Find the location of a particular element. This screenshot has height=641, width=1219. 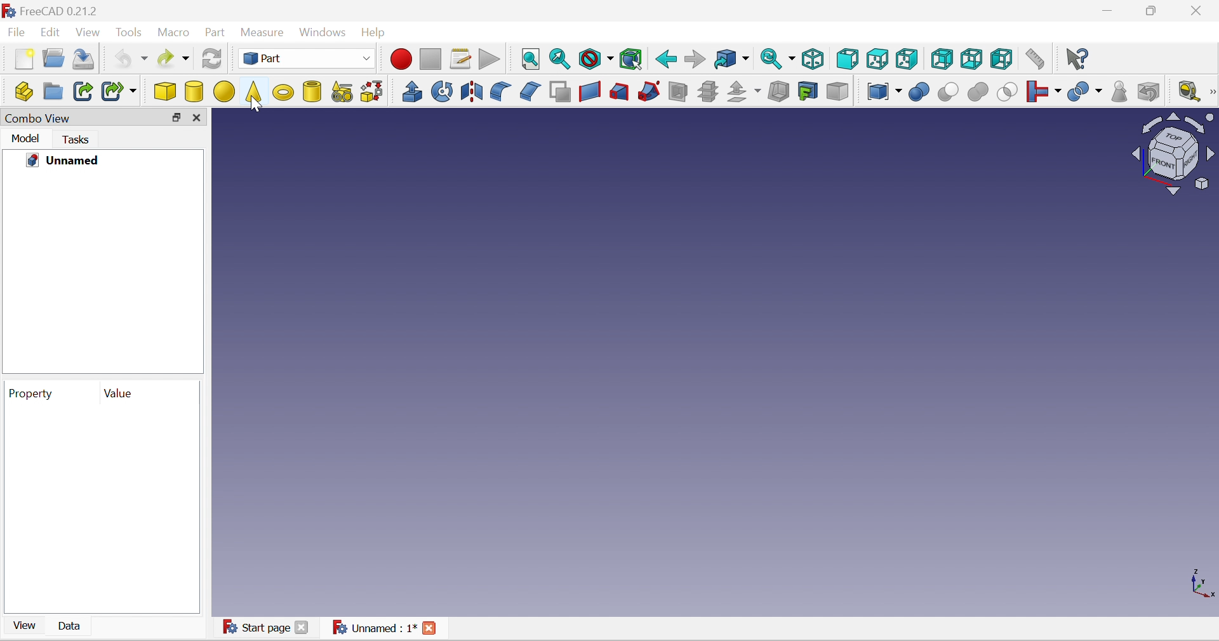

Viewing angle is located at coordinates (1173, 154).